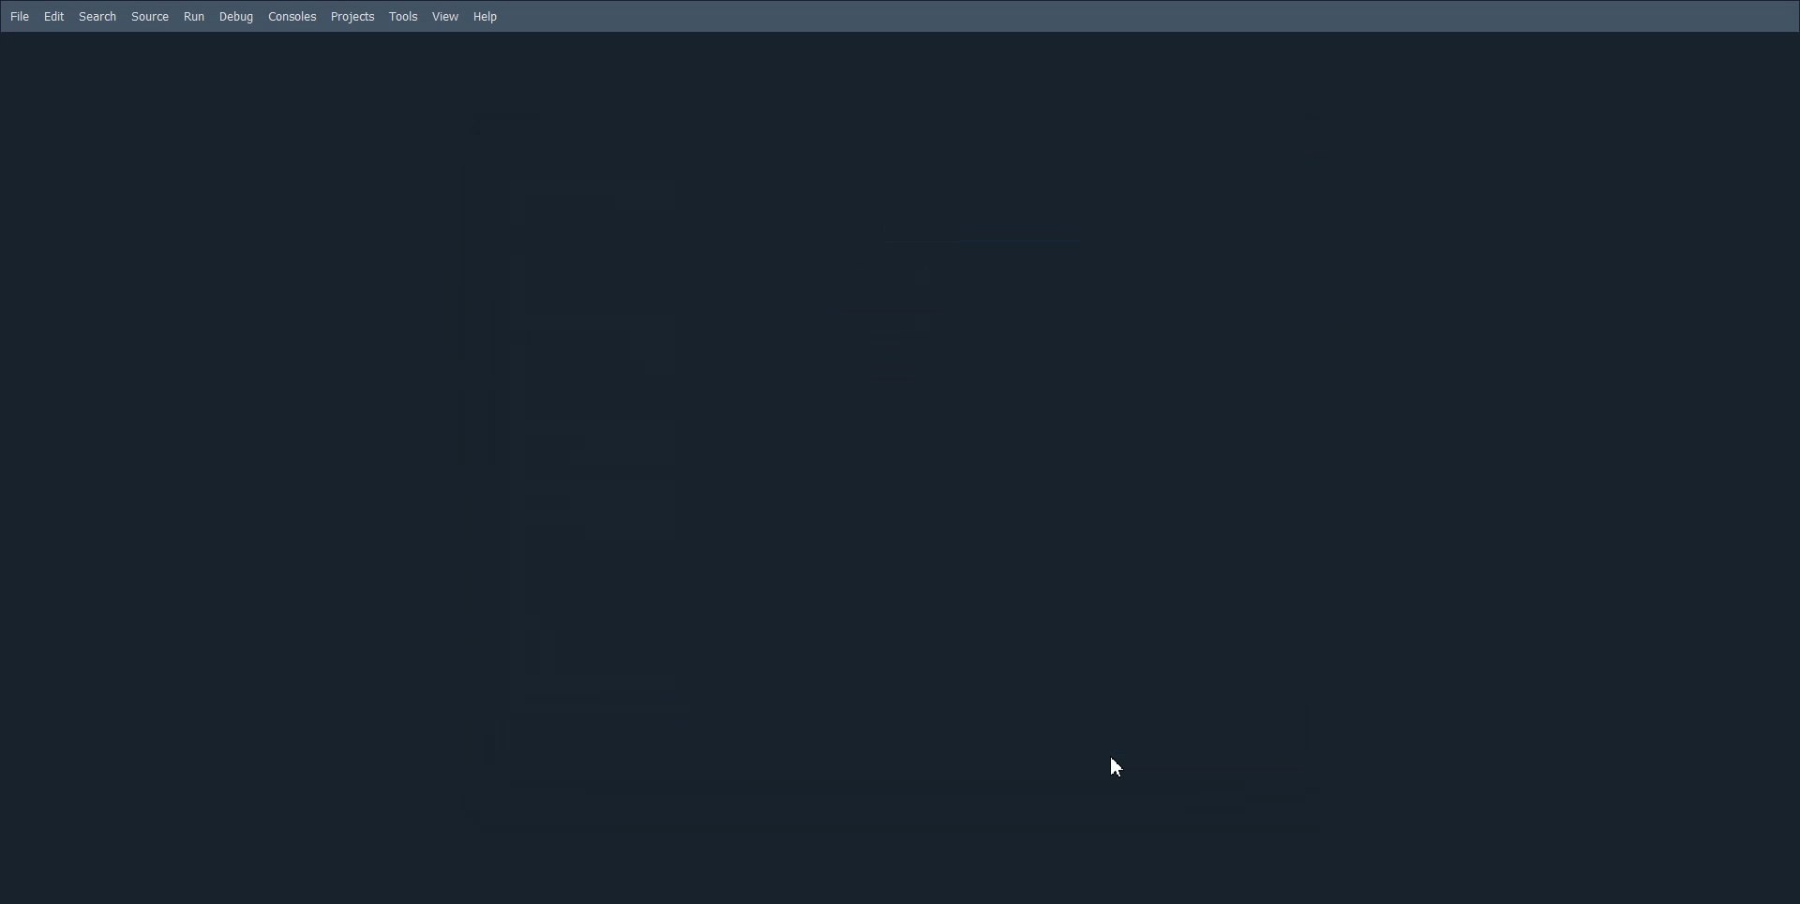  Describe the element at coordinates (53, 17) in the screenshot. I see `Edit` at that location.